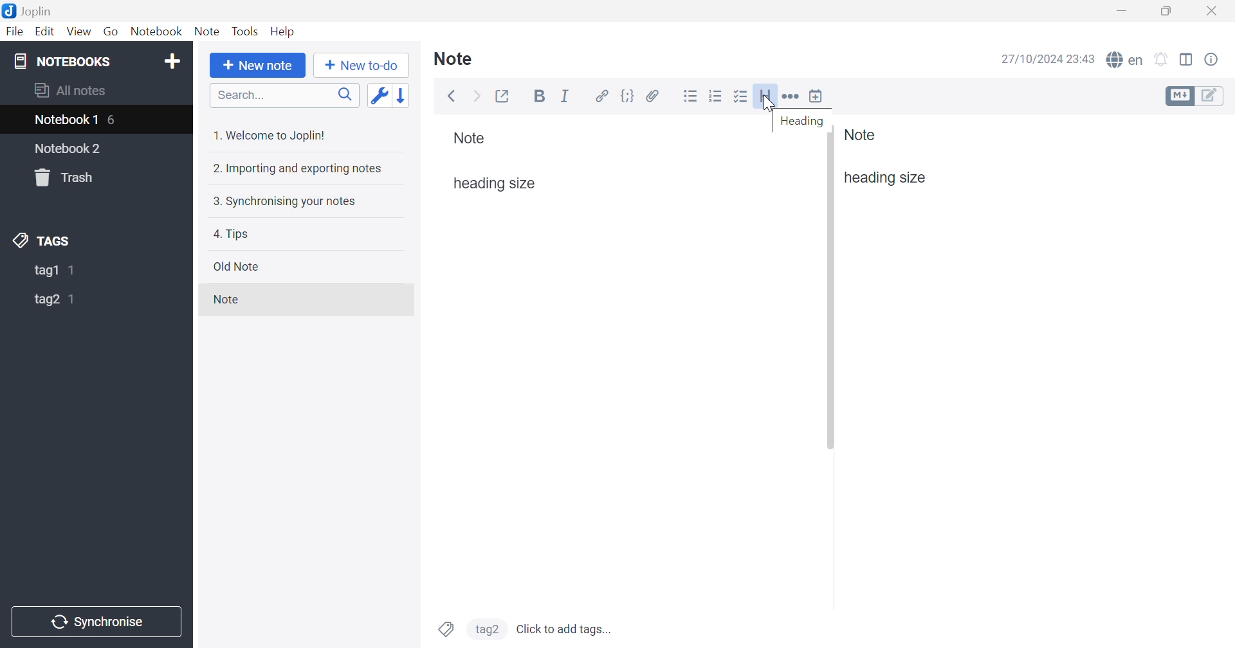  What do you see at coordinates (232, 235) in the screenshot?
I see `4. Tips` at bounding box center [232, 235].